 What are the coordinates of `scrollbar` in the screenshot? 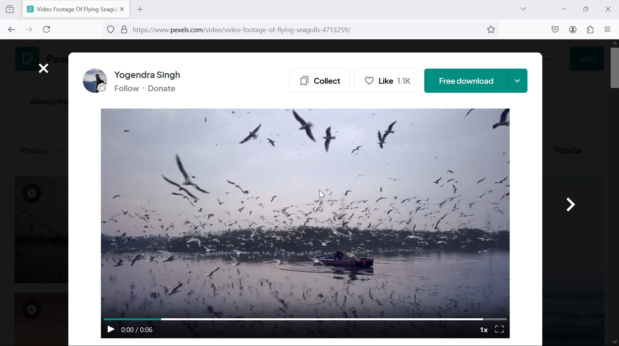 It's located at (614, 194).